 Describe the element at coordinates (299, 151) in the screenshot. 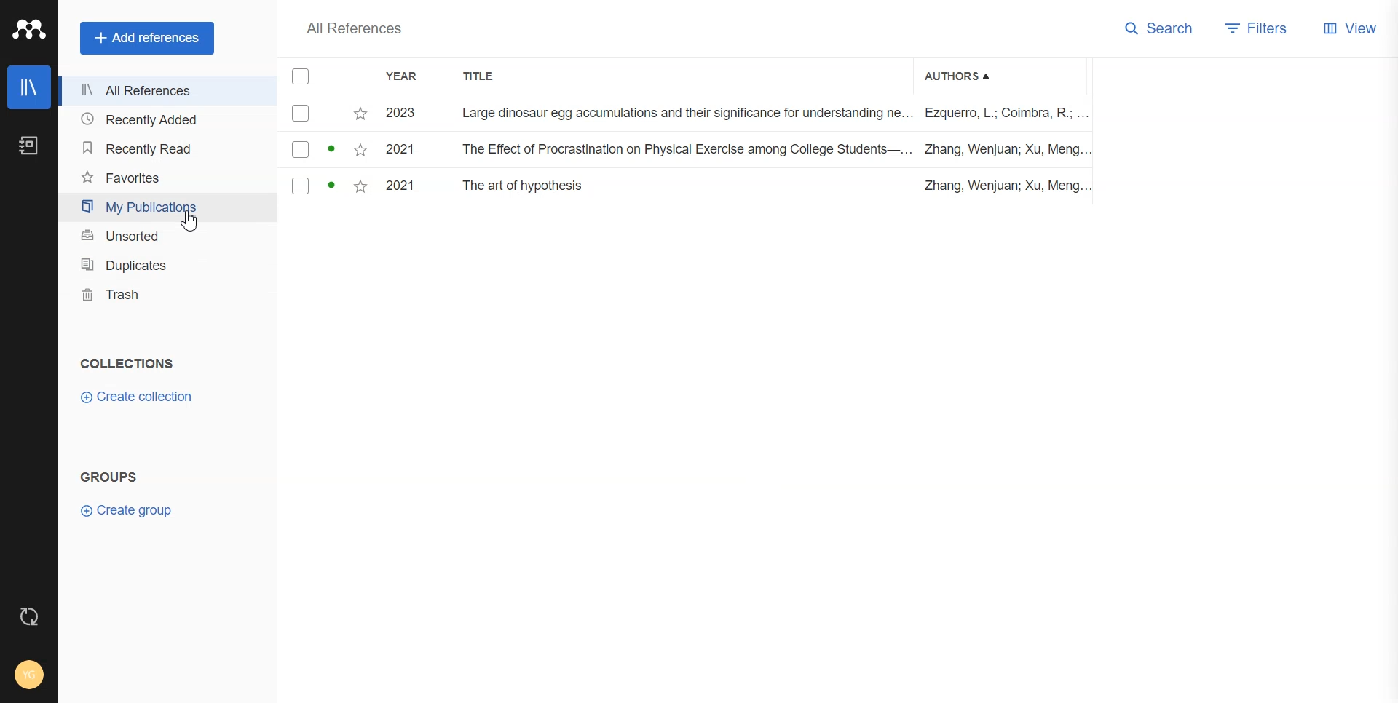

I see `Checkmark` at that location.